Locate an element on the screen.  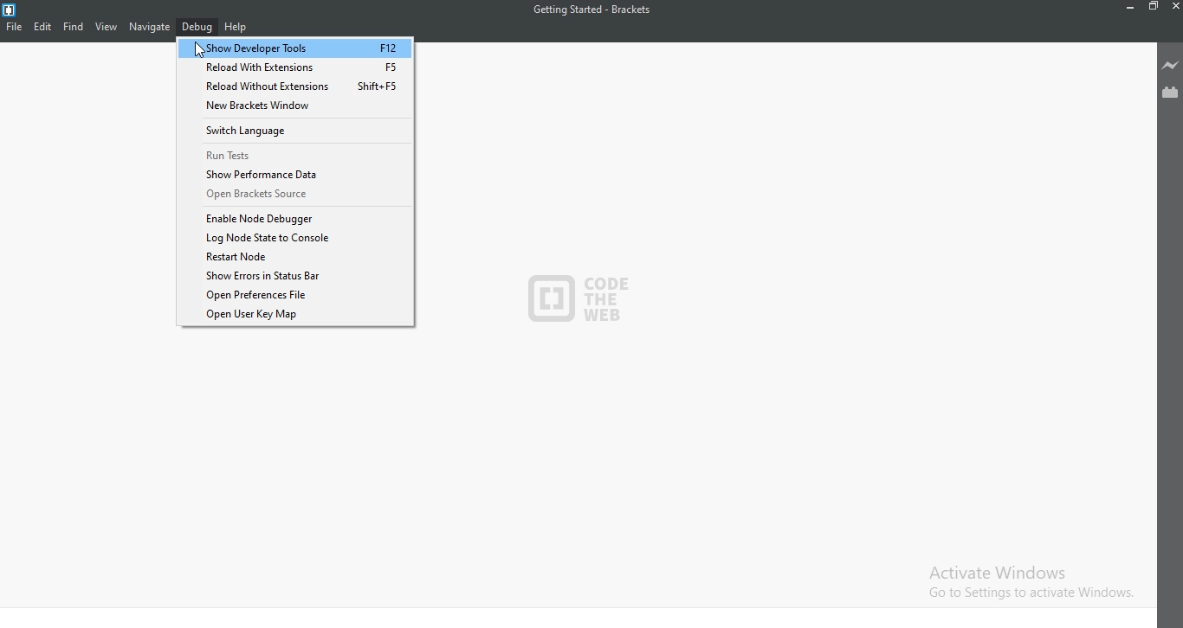
 is located at coordinates (295, 47).